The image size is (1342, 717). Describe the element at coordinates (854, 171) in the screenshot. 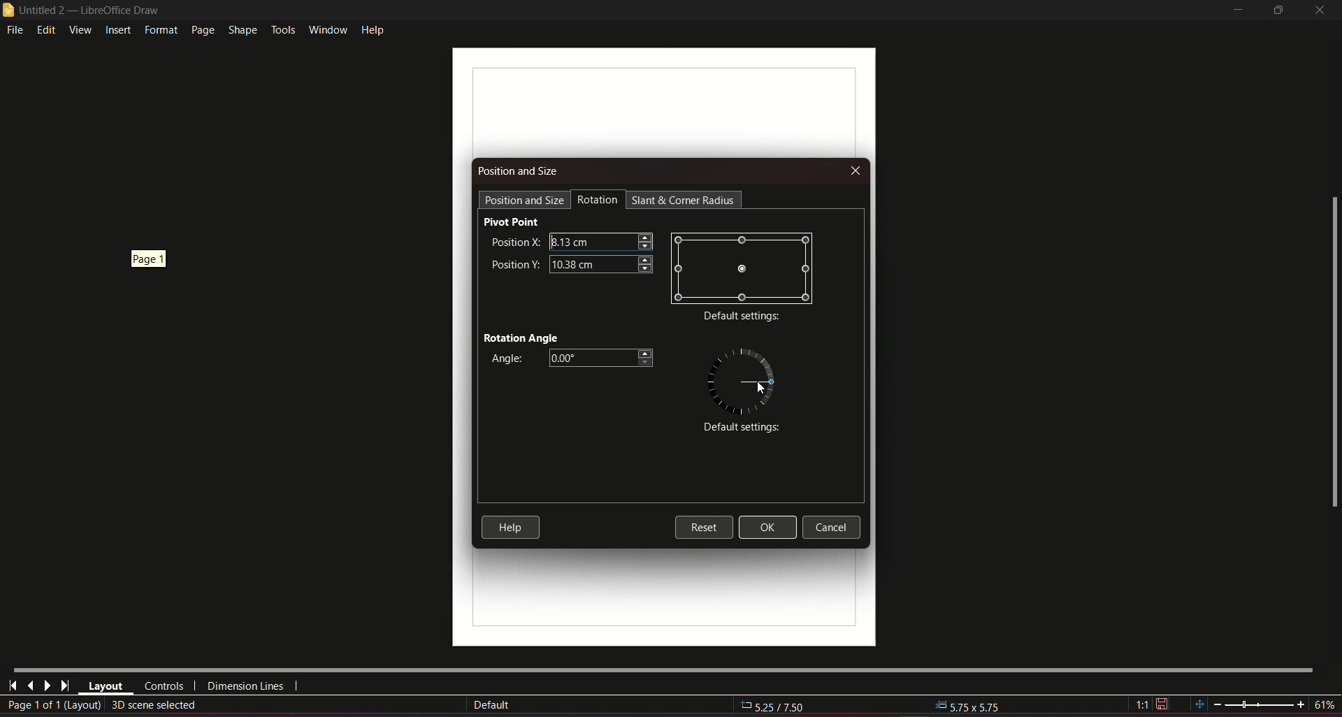

I see `Close` at that location.